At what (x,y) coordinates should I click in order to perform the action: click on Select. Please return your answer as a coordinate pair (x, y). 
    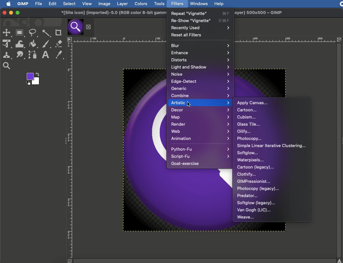
    Looking at the image, I should click on (69, 4).